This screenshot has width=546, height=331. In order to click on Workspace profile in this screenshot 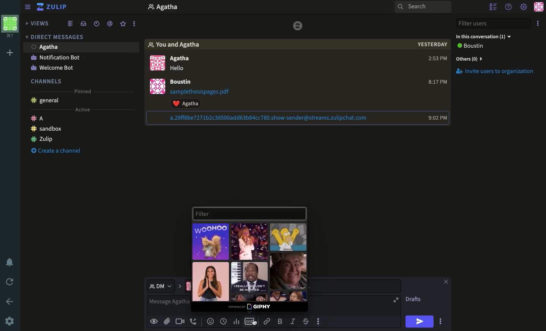, I will do `click(8, 25)`.